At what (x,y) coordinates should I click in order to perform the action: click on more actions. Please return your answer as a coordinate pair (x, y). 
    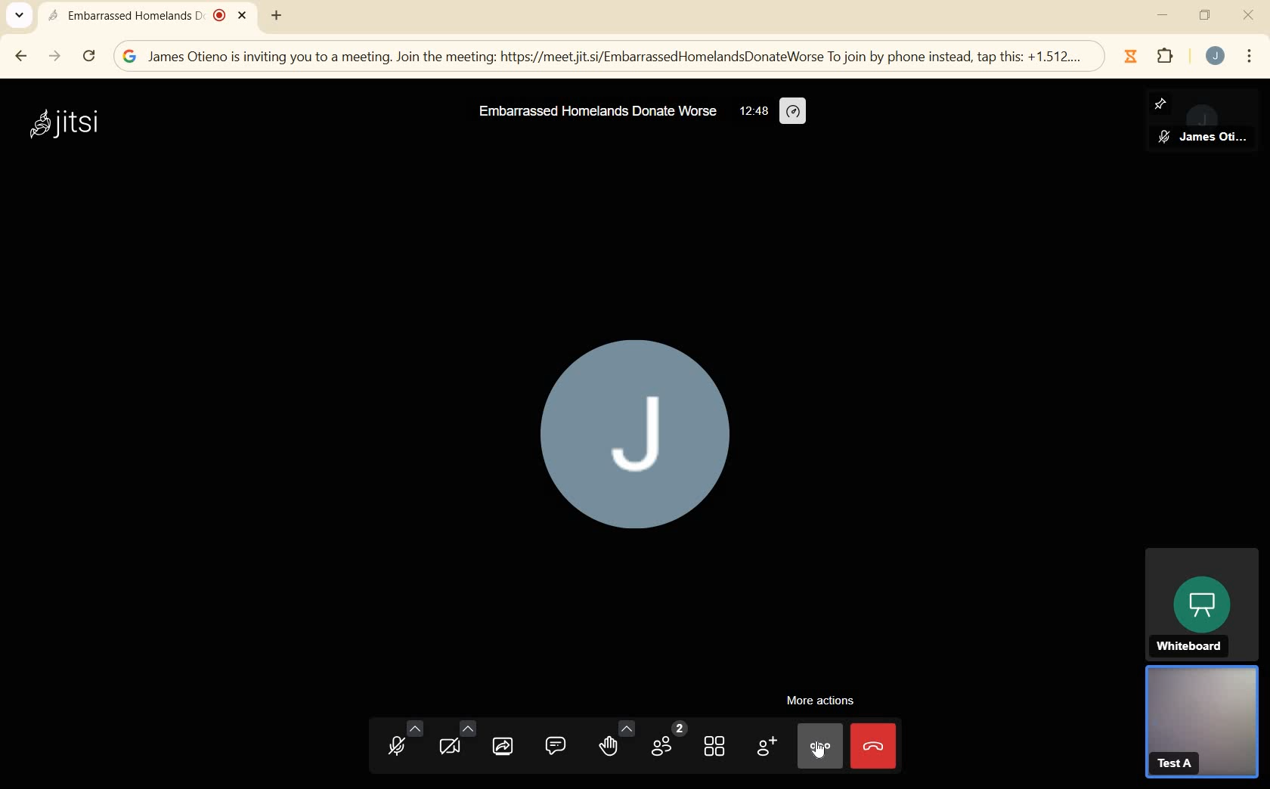
    Looking at the image, I should click on (820, 744).